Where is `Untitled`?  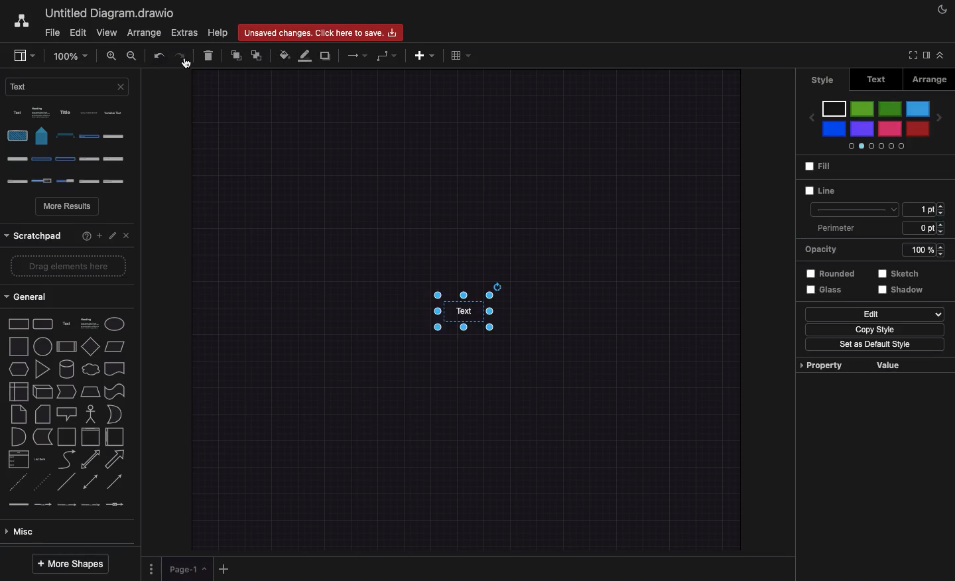
Untitled is located at coordinates (107, 14).